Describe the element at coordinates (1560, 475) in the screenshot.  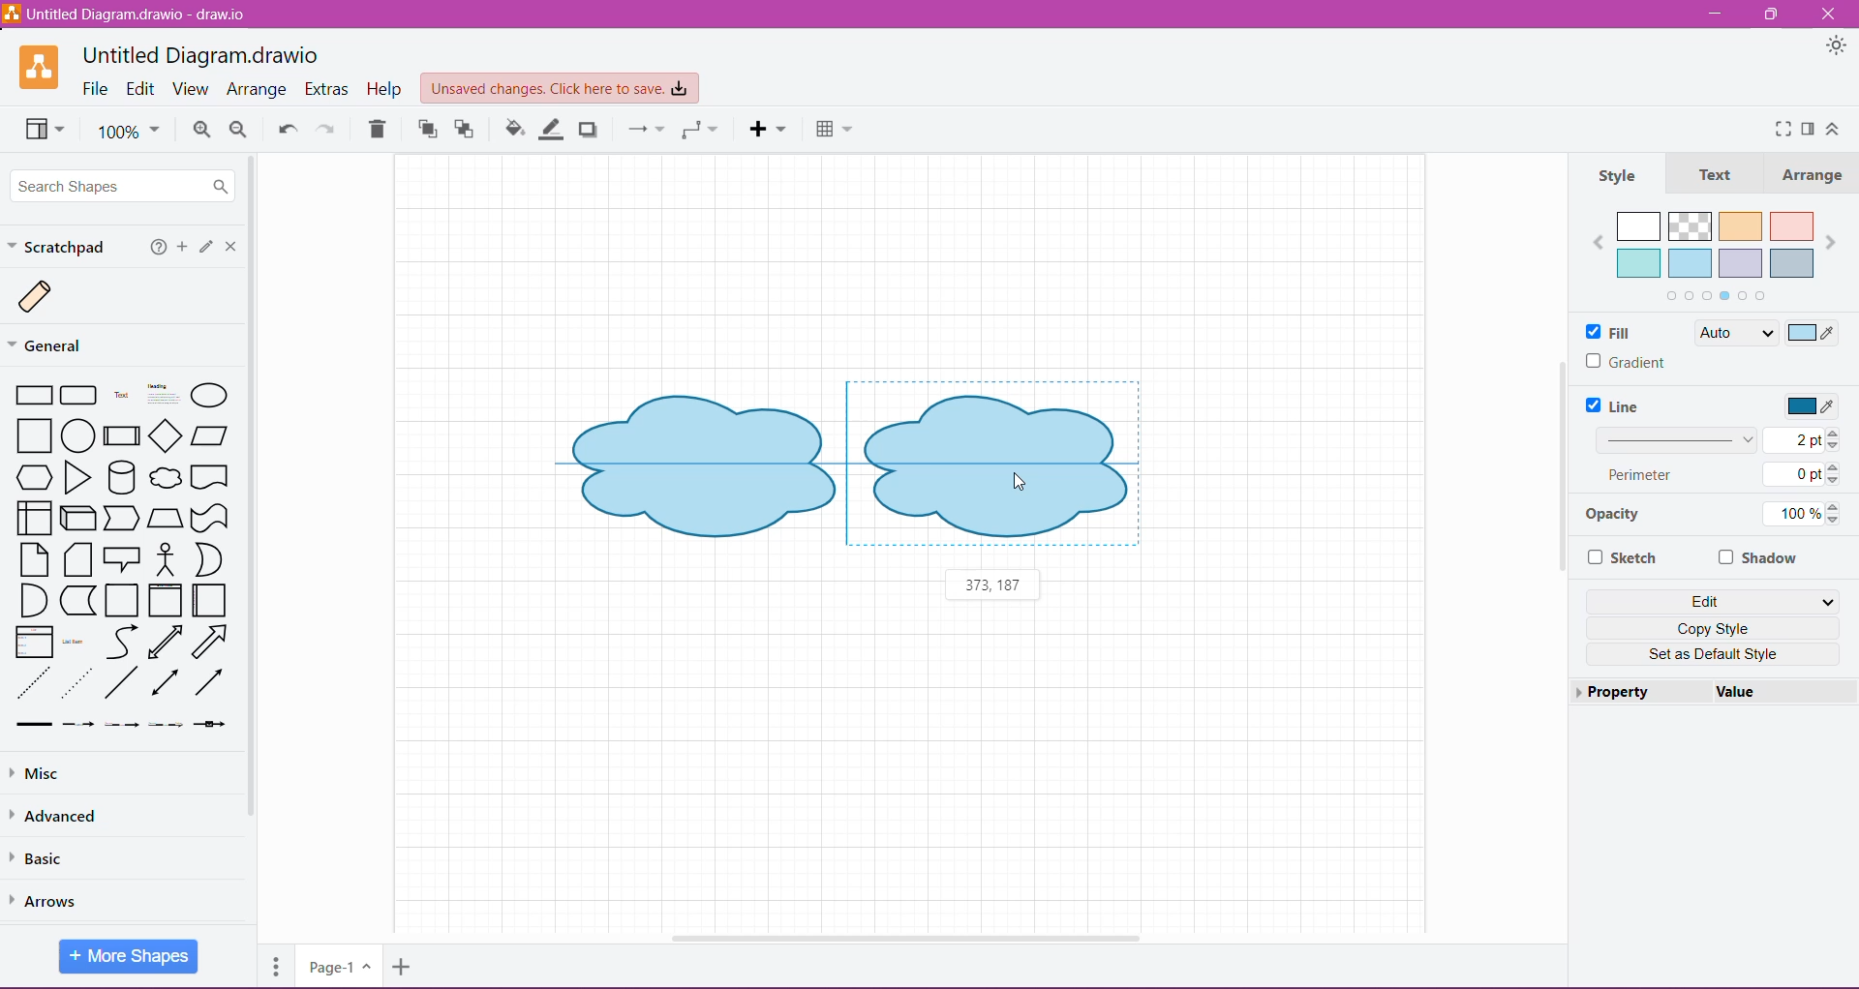
I see `Vertical Scroll Bar` at that location.